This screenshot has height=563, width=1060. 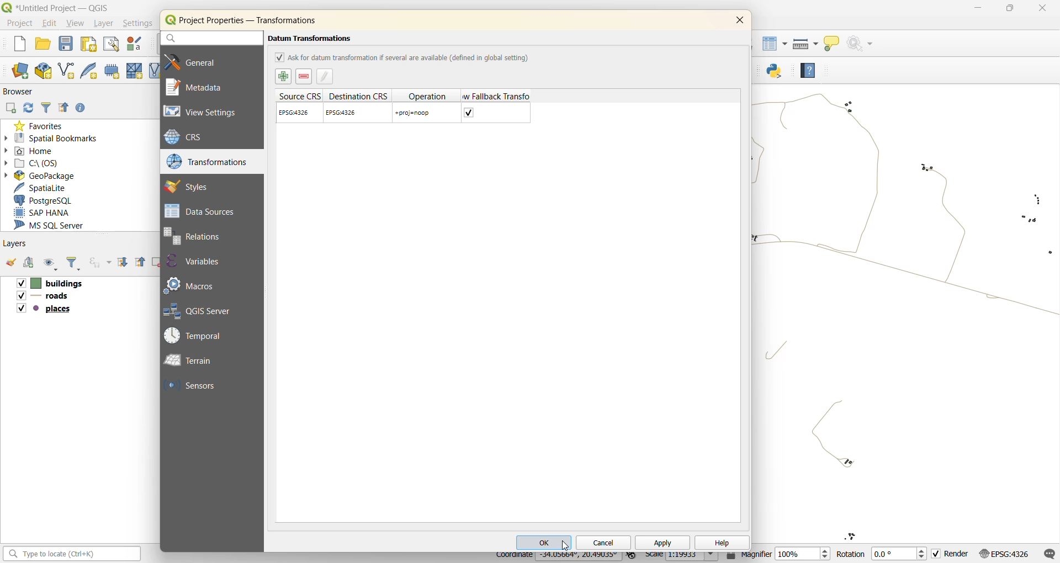 I want to click on project, so click(x=18, y=22).